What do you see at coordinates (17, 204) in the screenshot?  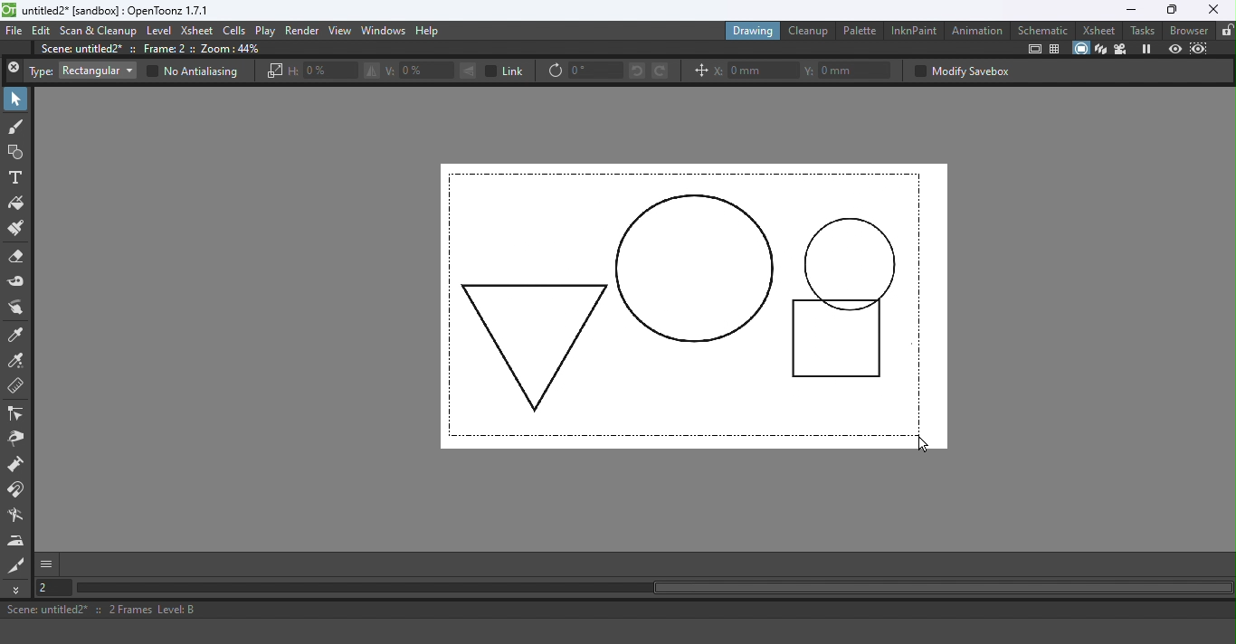 I see `Fill tool` at bounding box center [17, 204].